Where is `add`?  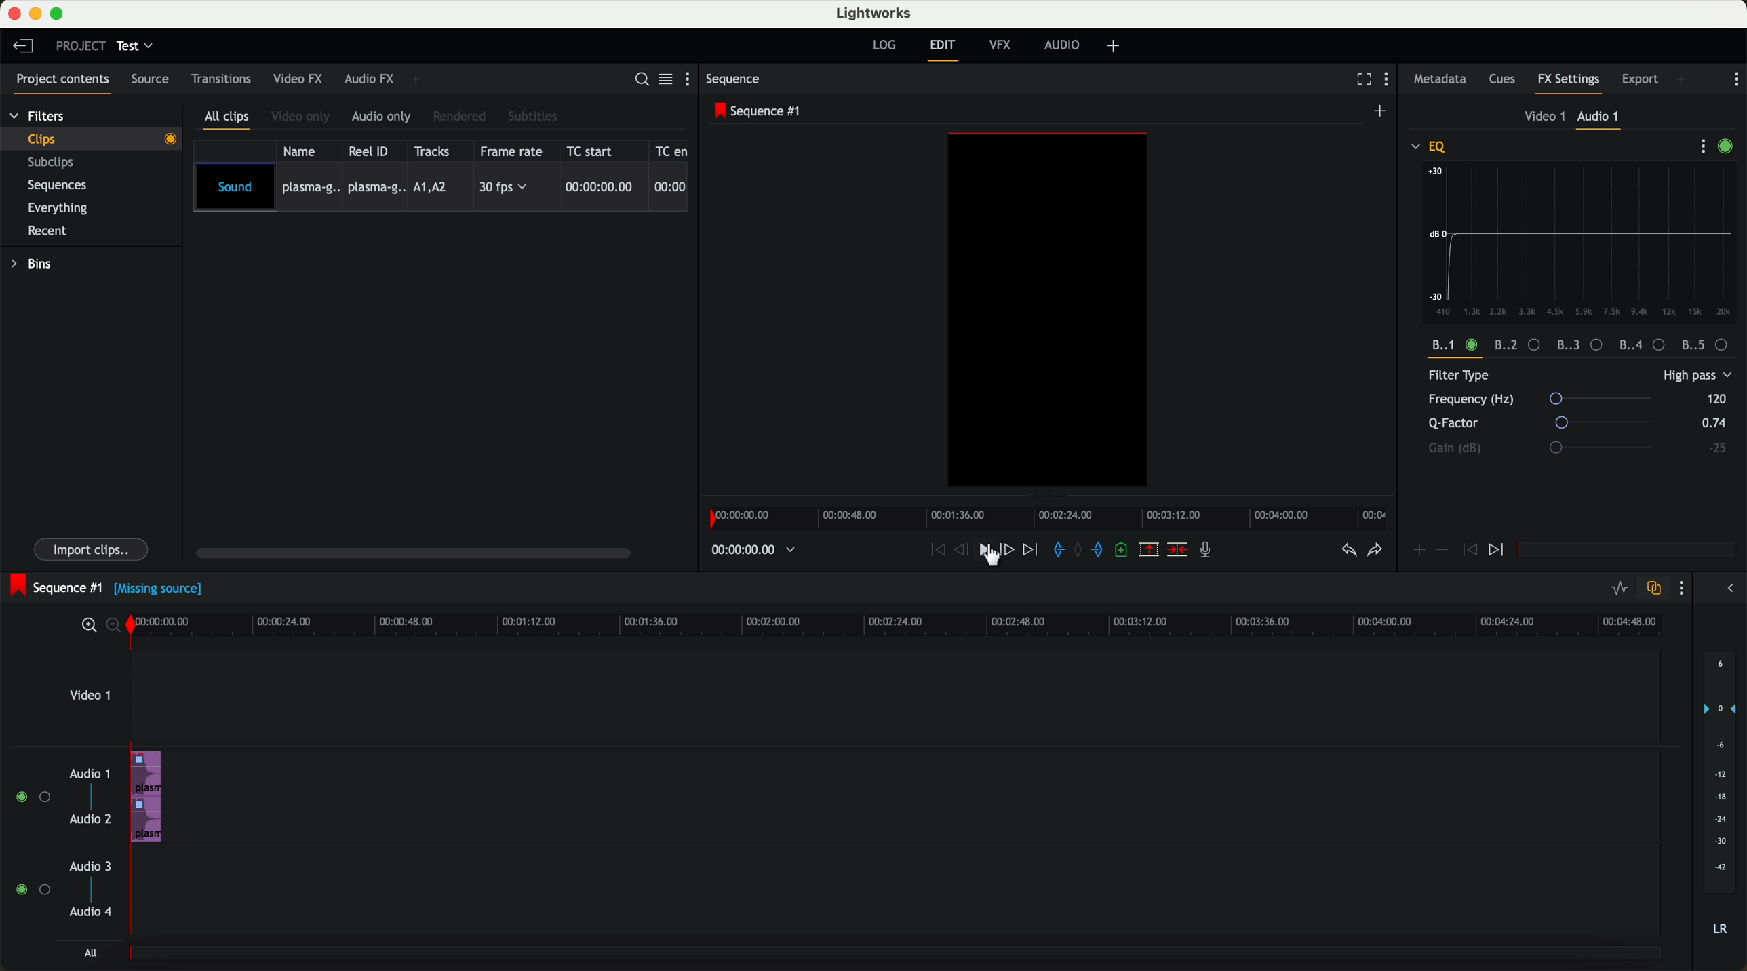 add is located at coordinates (1682, 79).